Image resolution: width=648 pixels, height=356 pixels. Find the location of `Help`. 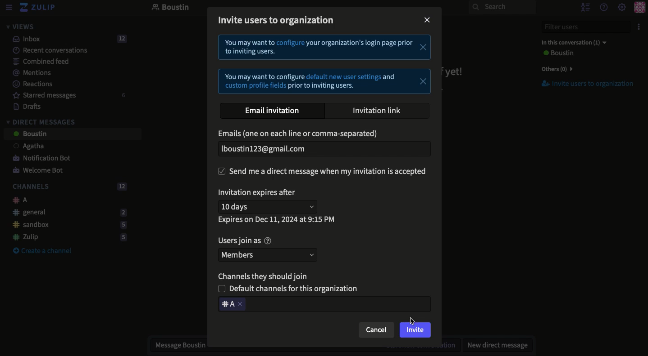

Help is located at coordinates (603, 7).